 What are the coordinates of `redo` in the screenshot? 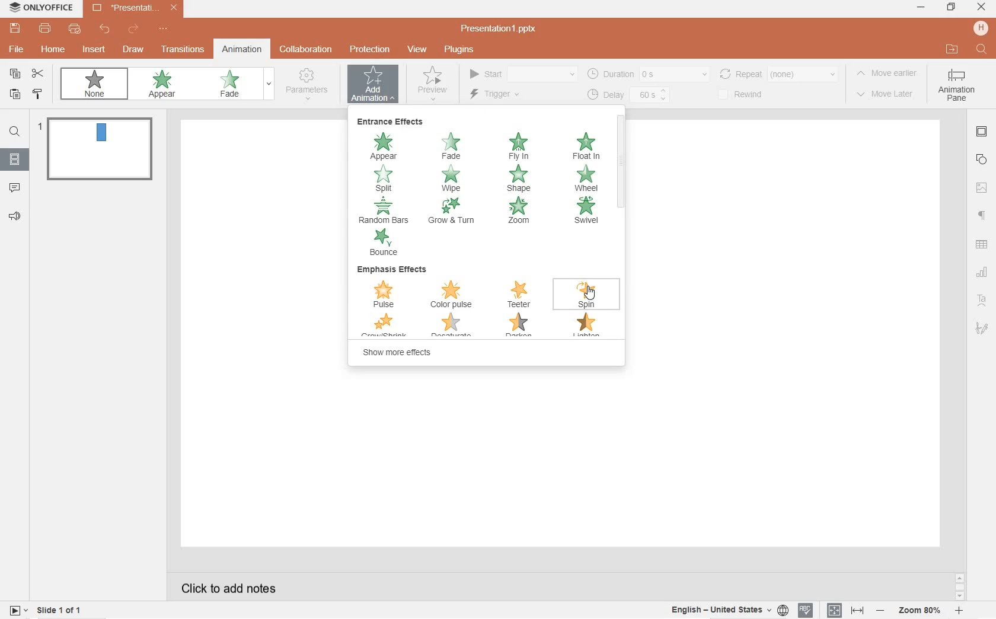 It's located at (134, 30).